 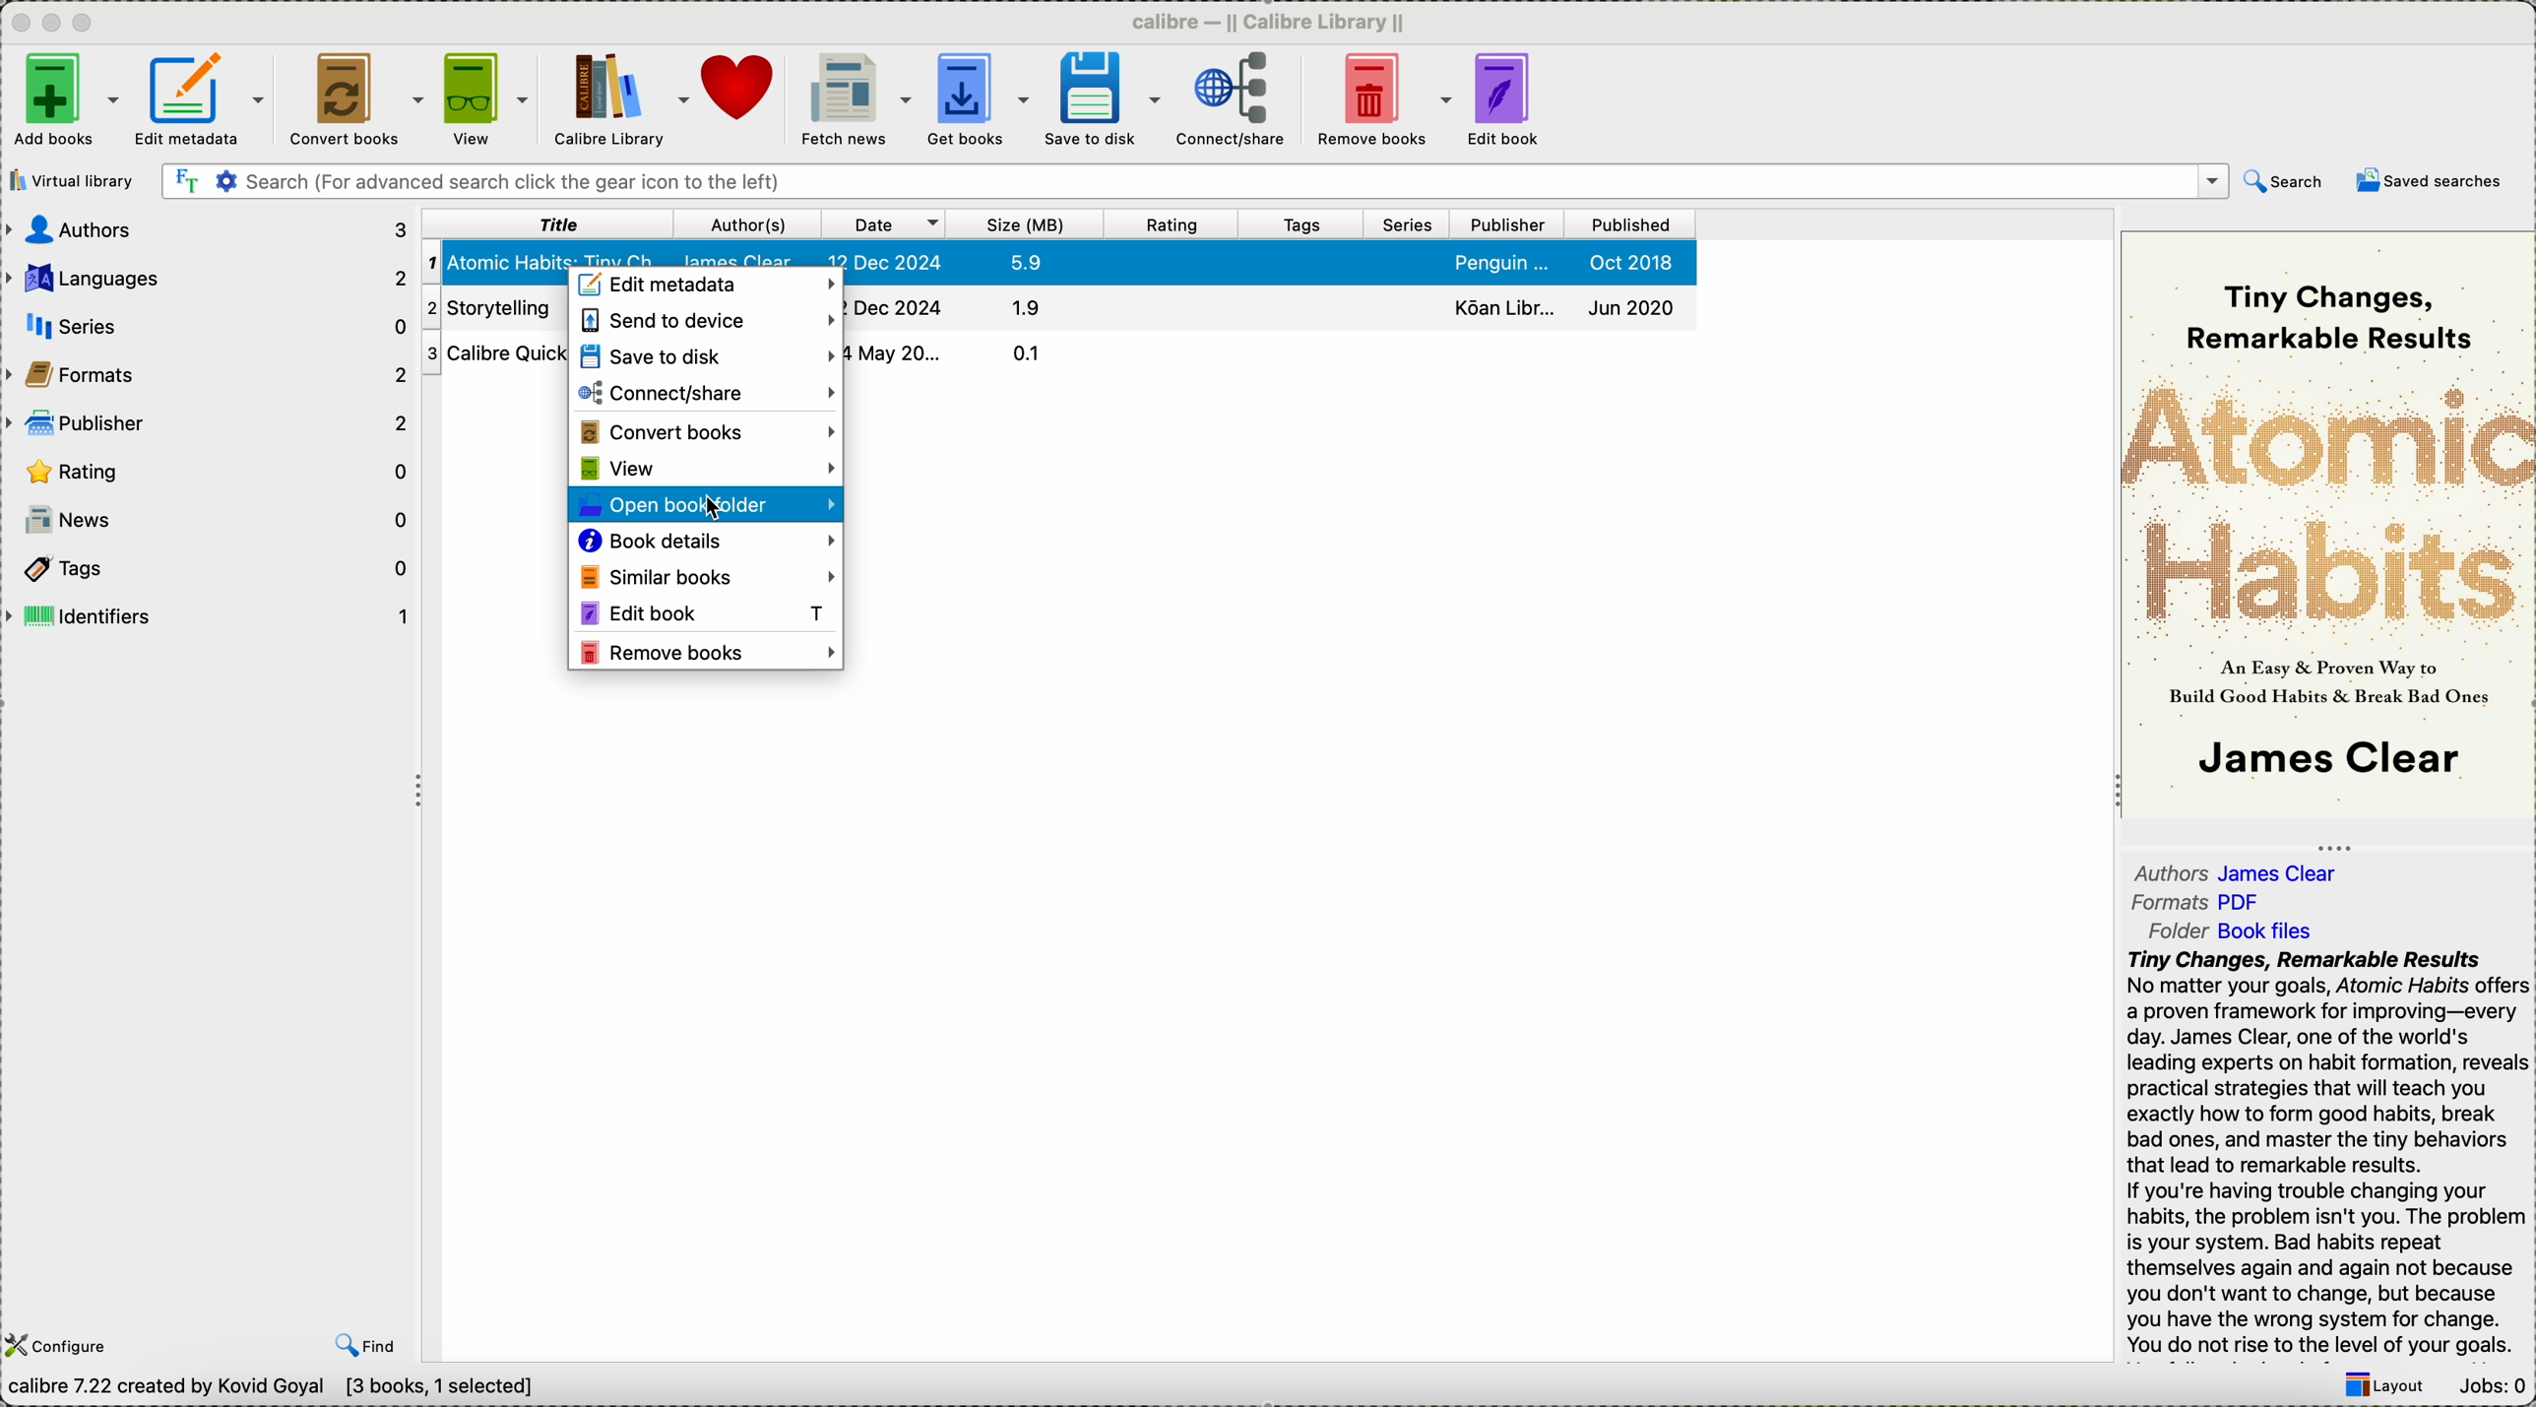 What do you see at coordinates (2490, 1388) in the screenshot?
I see `Jobs: 0` at bounding box center [2490, 1388].